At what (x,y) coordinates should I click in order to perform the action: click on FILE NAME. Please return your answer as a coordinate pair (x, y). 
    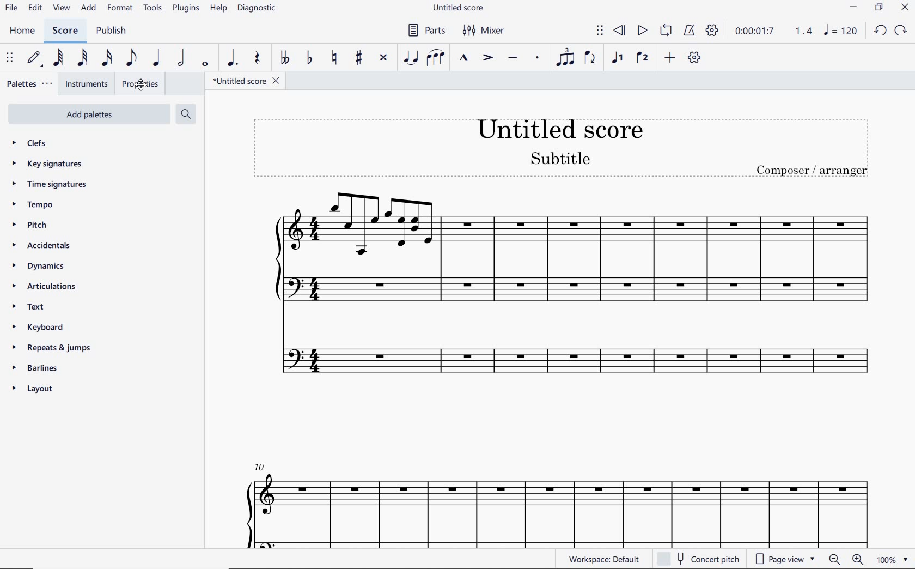
    Looking at the image, I should click on (456, 8).